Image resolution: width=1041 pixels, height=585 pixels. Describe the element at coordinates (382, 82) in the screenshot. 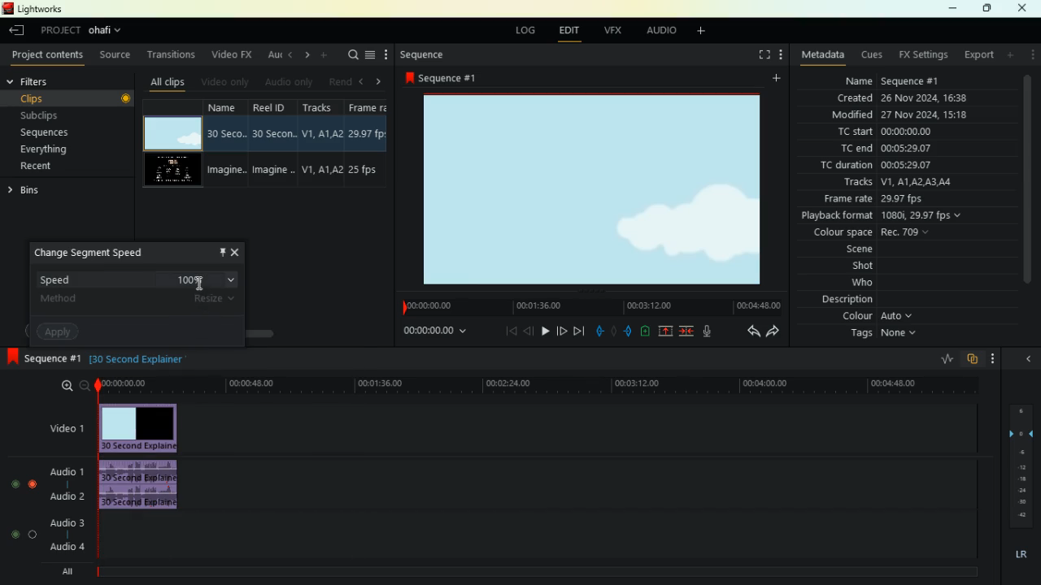

I see `right` at that location.